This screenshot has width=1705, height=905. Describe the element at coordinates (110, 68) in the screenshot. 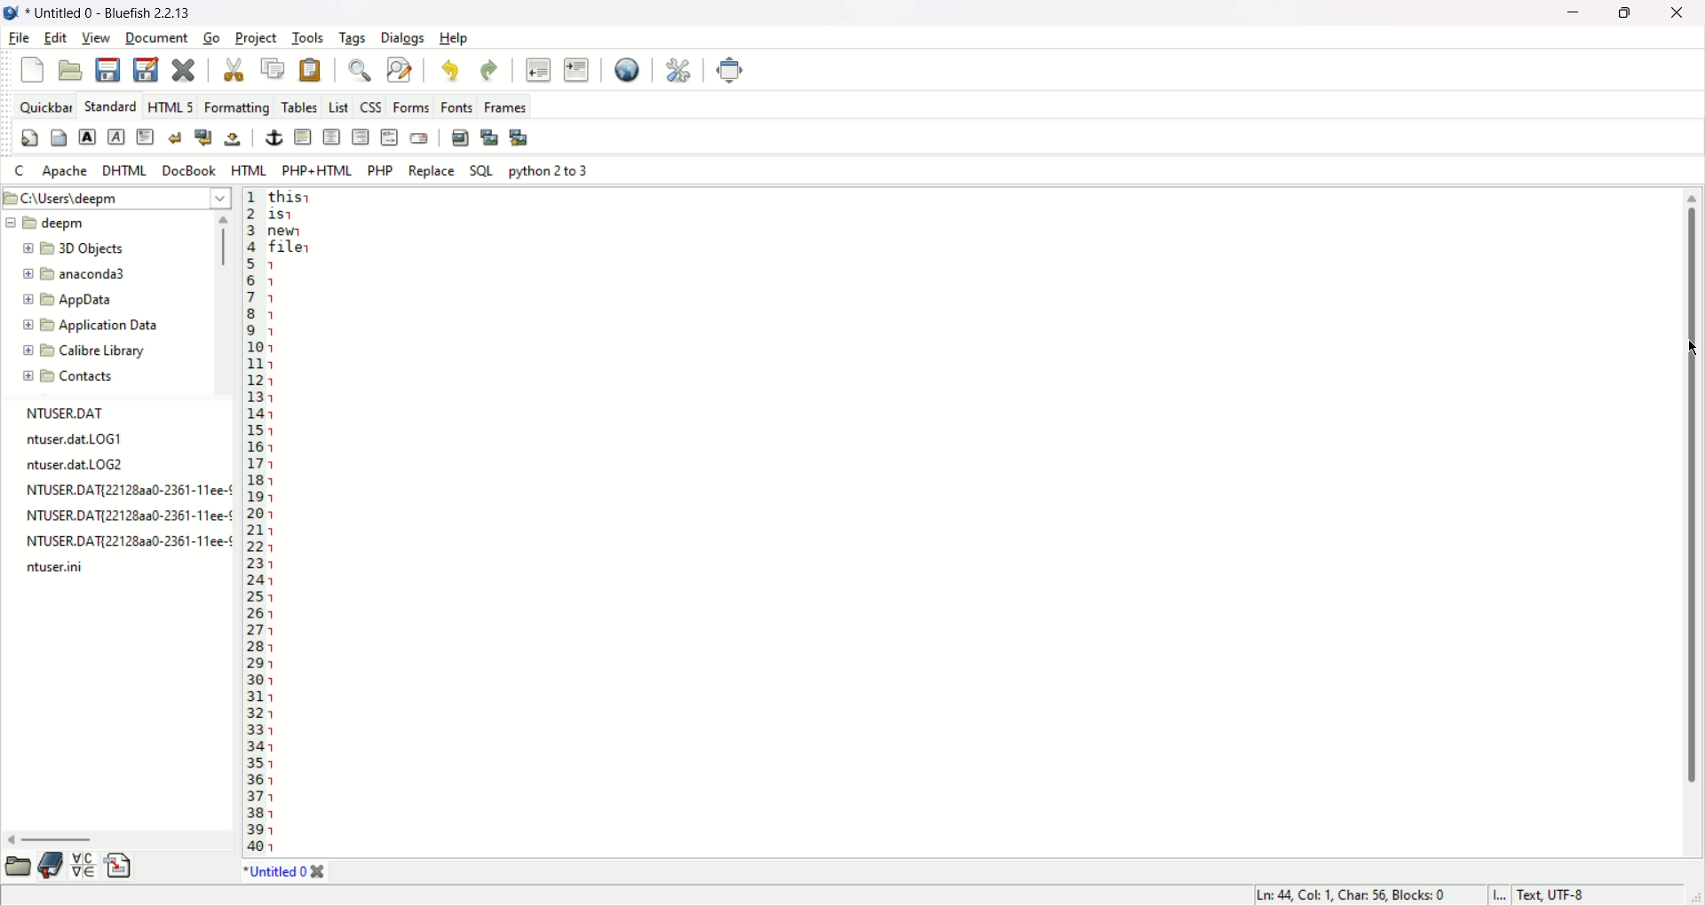

I see `save` at that location.